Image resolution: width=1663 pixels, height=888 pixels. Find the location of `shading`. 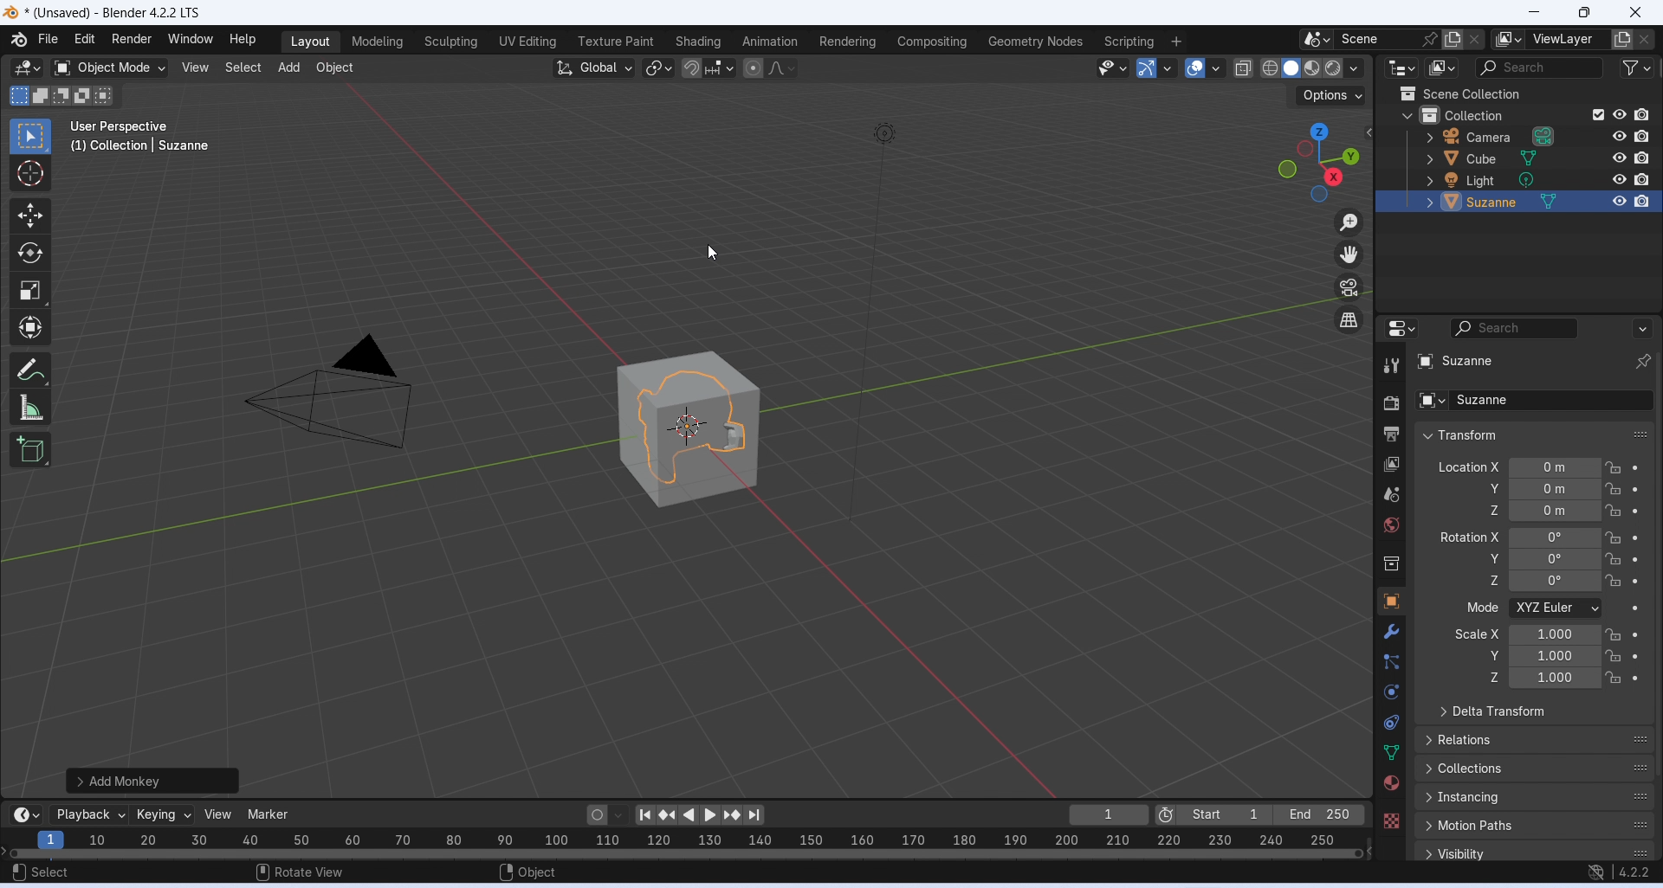

shading is located at coordinates (1355, 68).